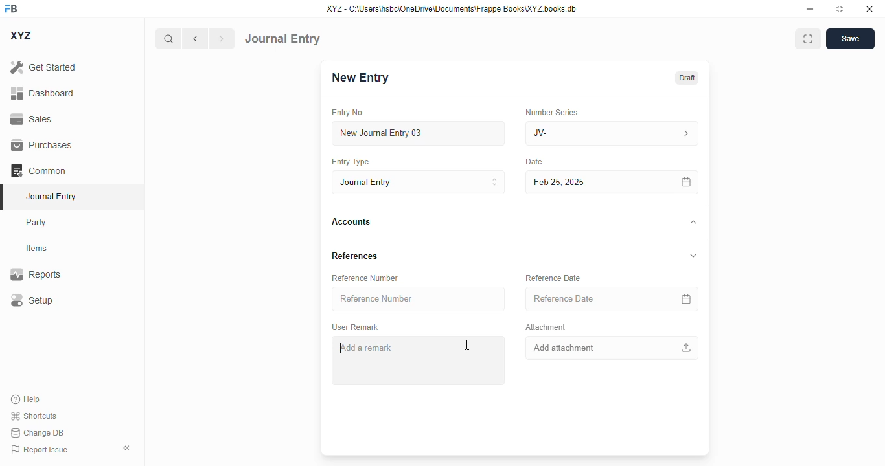  What do you see at coordinates (222, 39) in the screenshot?
I see `next` at bounding box center [222, 39].